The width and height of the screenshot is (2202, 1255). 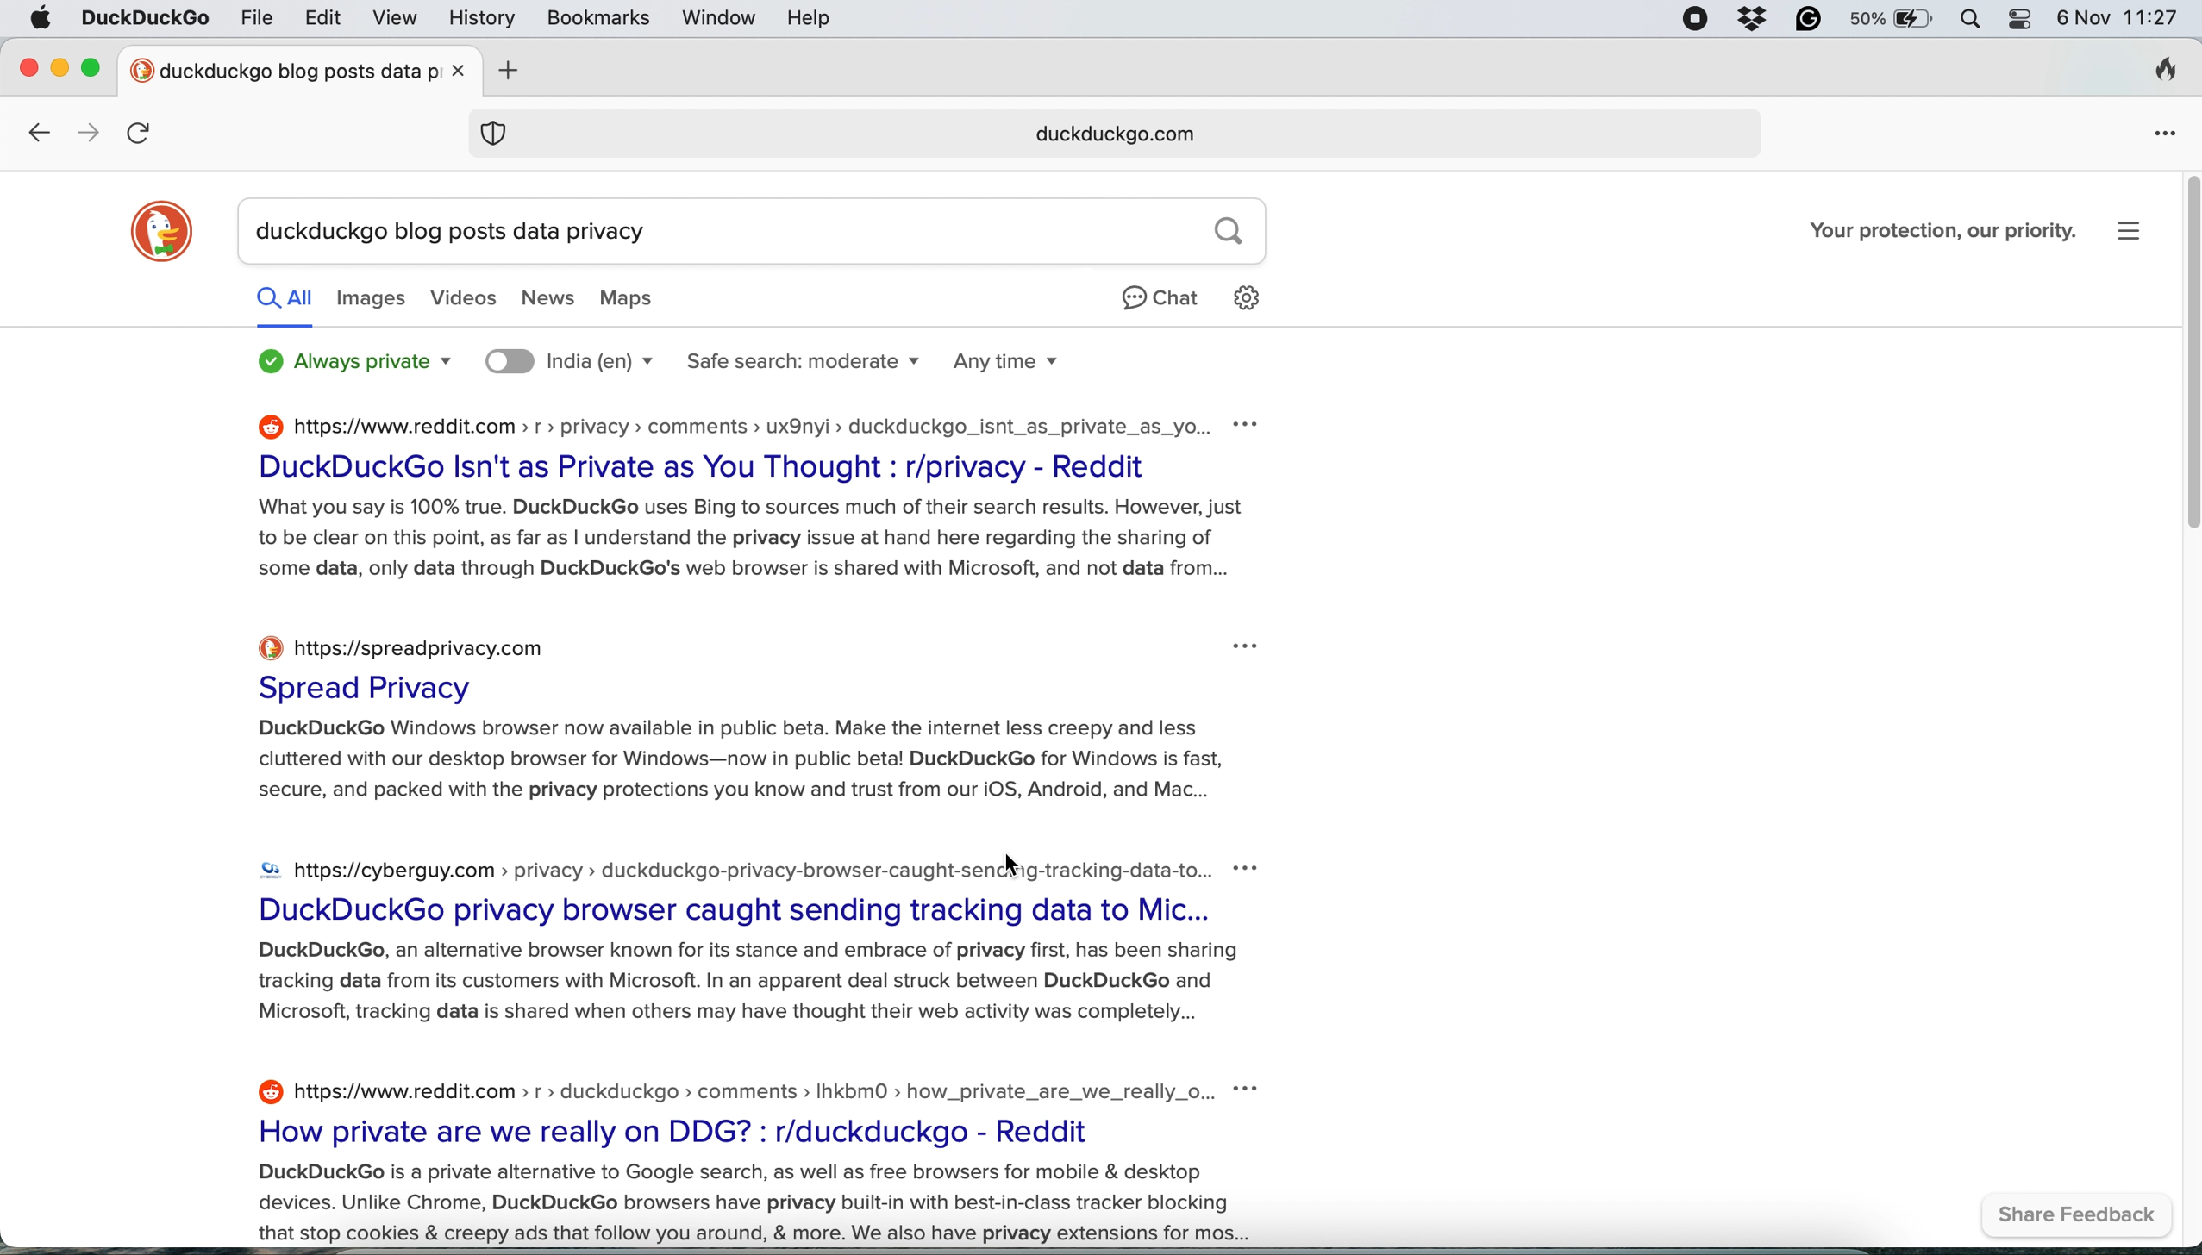 I want to click on https://spreadprivacy.com, so click(x=415, y=644).